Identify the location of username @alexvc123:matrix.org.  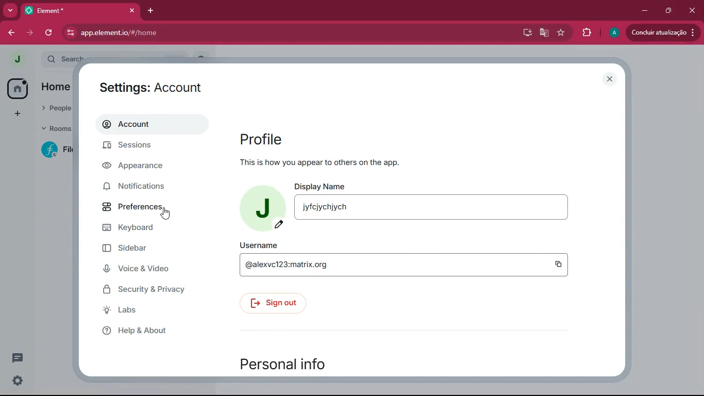
(408, 260).